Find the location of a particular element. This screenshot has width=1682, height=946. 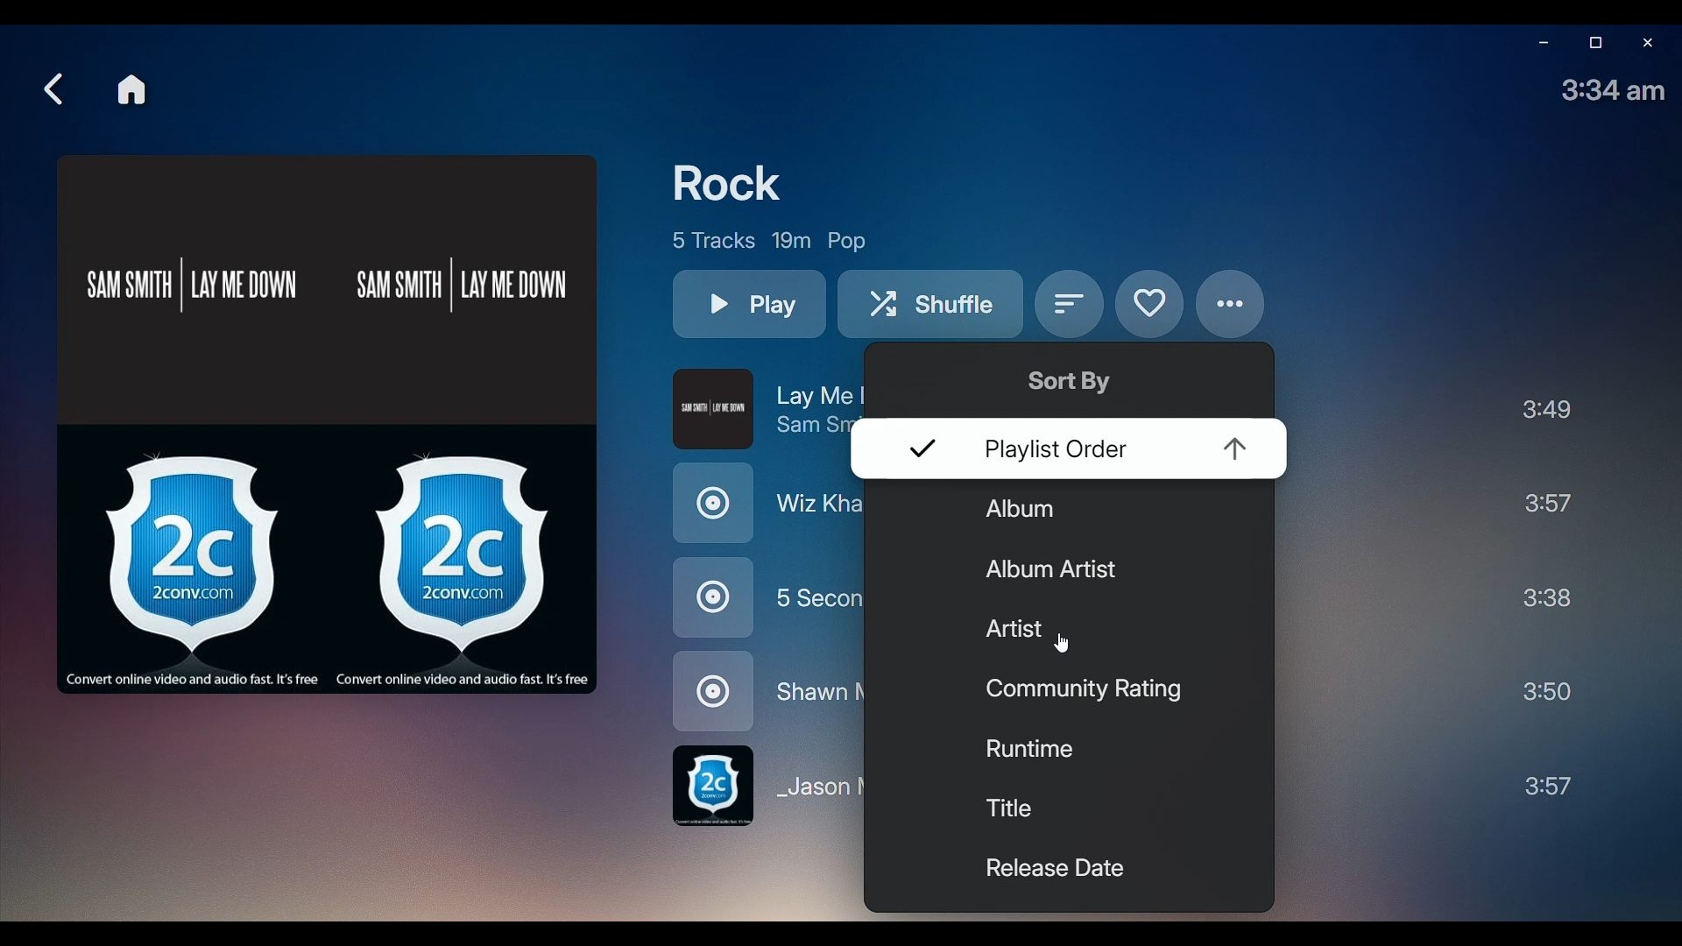

Restore is located at coordinates (1593, 44).